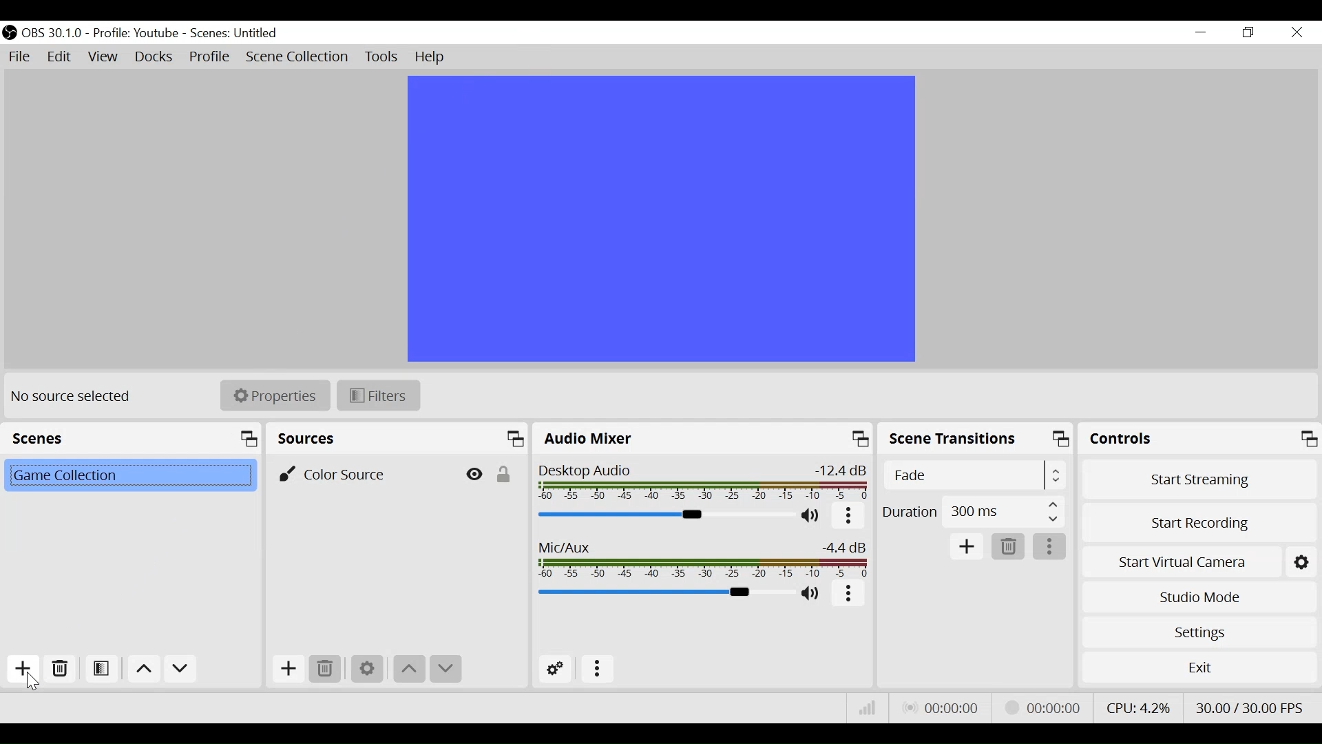 The width and height of the screenshot is (1322, 744). What do you see at coordinates (21, 669) in the screenshot?
I see `Add` at bounding box center [21, 669].